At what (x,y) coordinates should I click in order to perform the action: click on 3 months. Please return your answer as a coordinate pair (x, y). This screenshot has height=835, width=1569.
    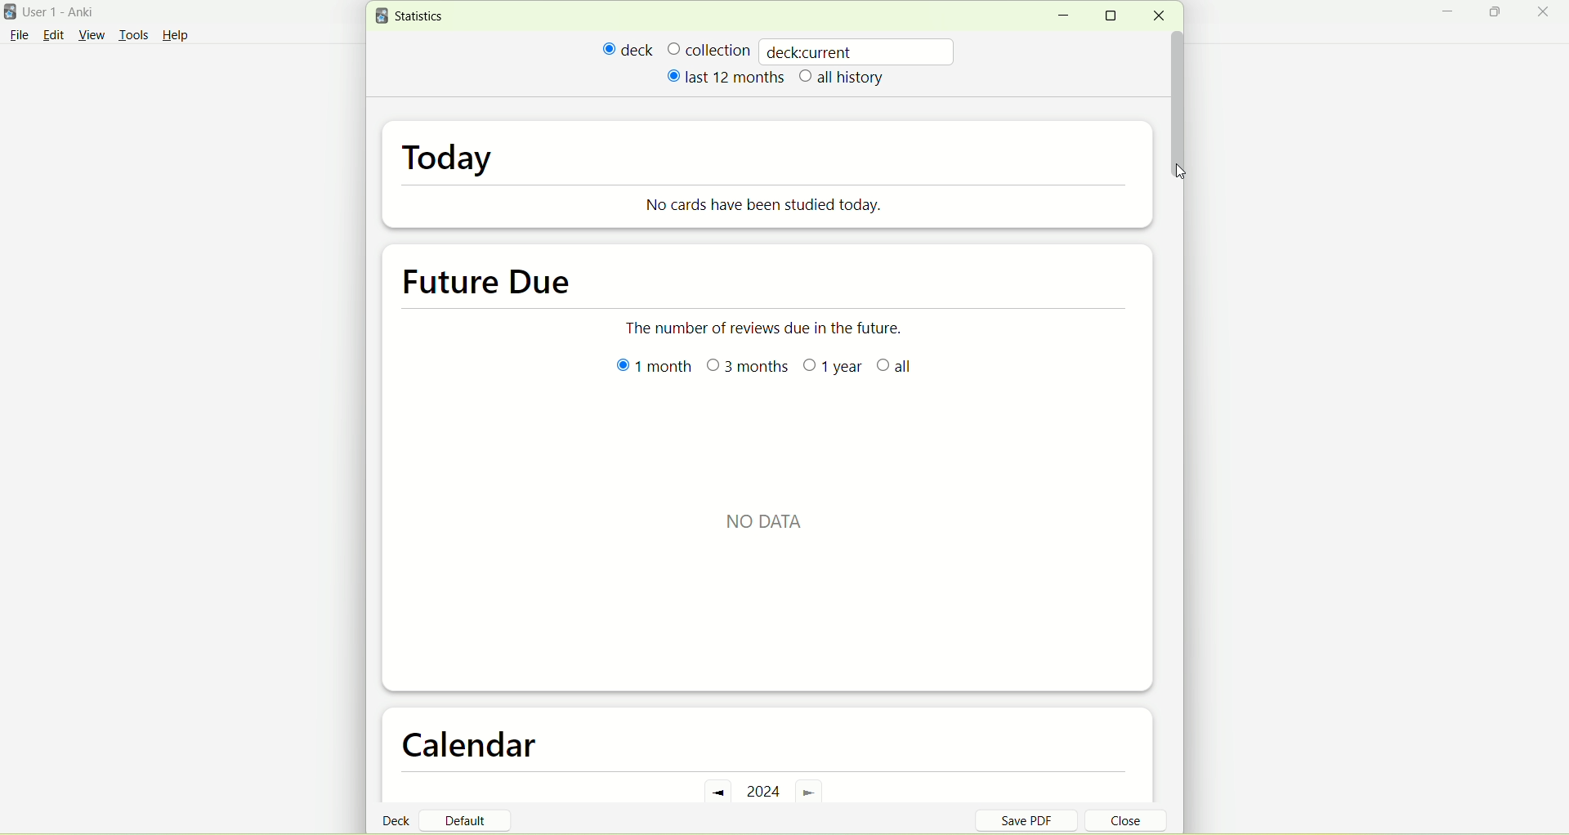
    Looking at the image, I should click on (749, 368).